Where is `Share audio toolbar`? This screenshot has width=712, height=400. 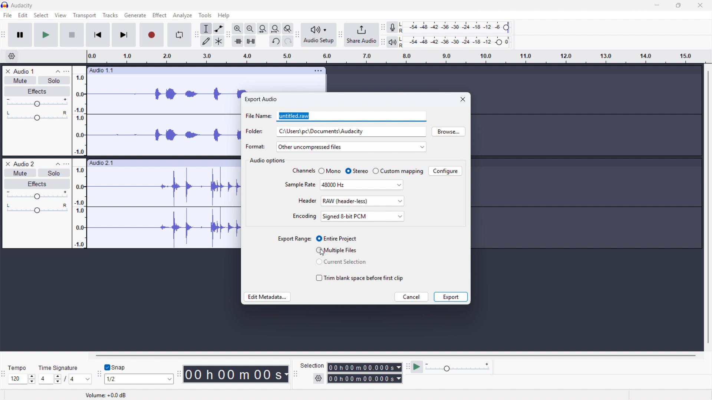
Share audio toolbar is located at coordinates (340, 35).